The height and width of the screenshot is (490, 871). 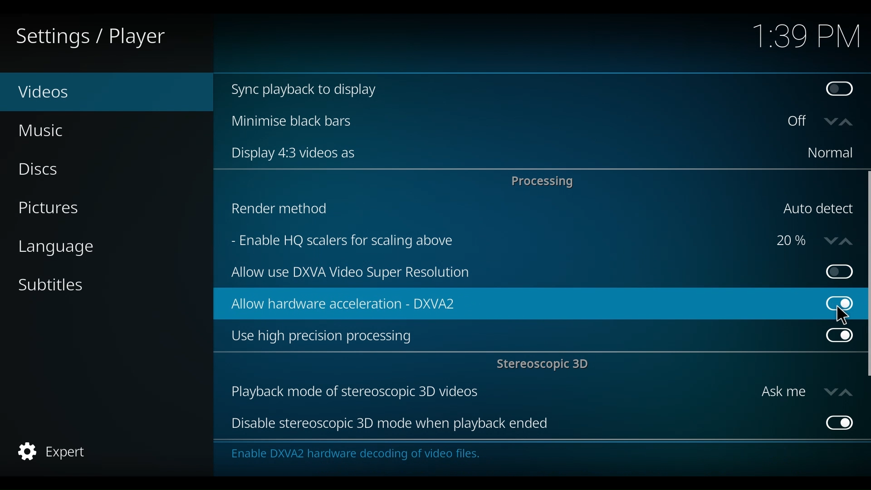 I want to click on Pictures, so click(x=51, y=209).